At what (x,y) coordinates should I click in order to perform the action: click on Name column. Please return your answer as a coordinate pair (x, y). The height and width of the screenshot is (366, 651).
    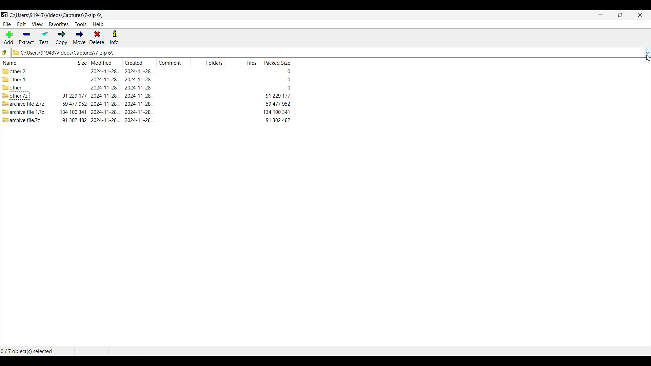
    Looking at the image, I should click on (28, 62).